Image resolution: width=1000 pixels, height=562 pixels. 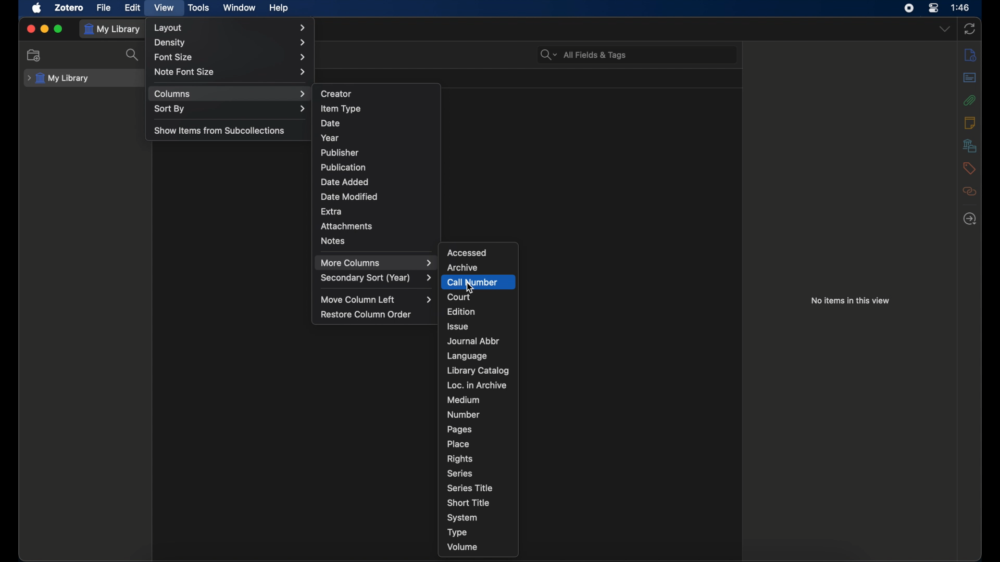 I want to click on my library, so click(x=58, y=79).